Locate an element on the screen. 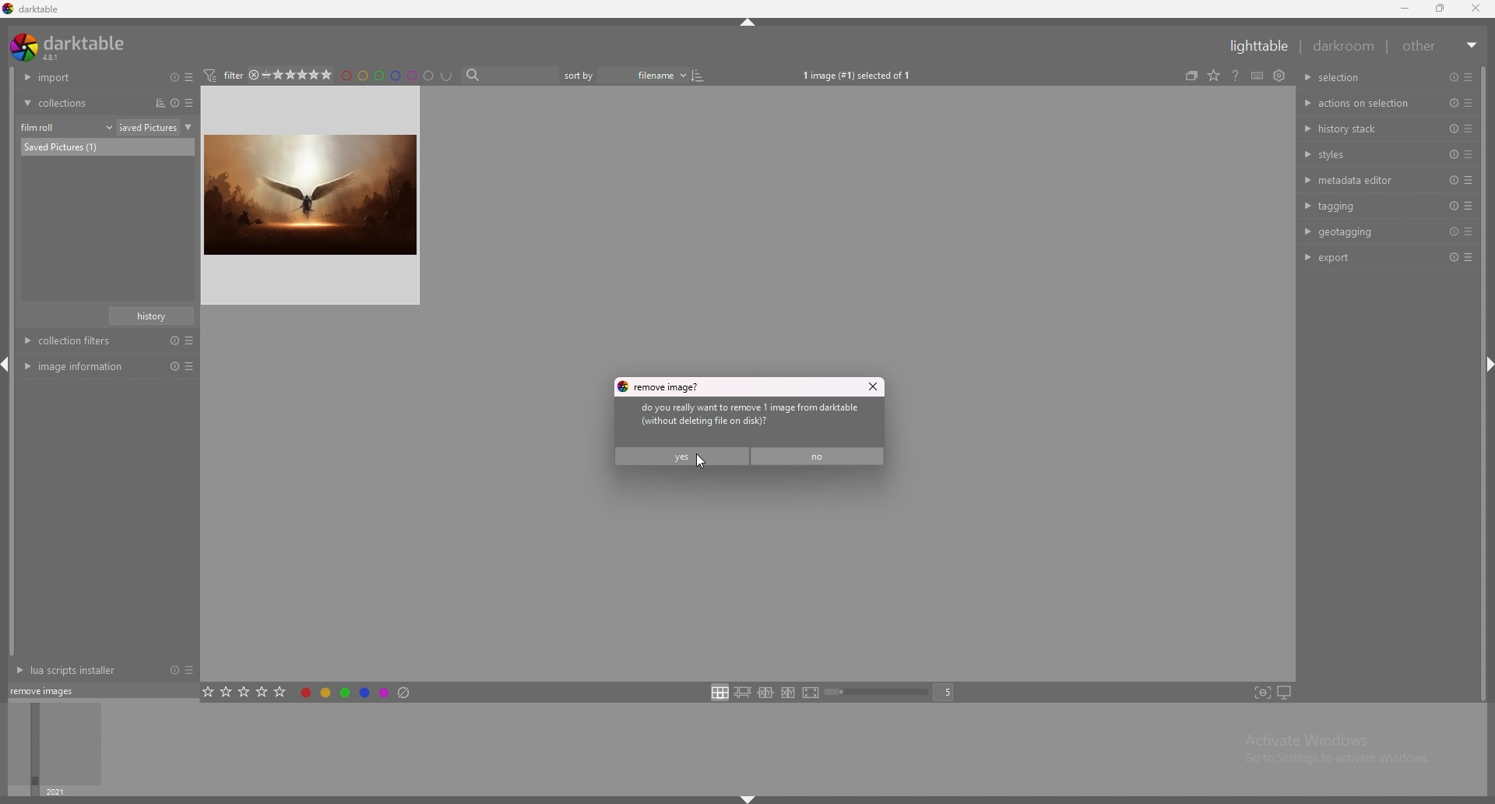 Image resolution: width=1495 pixels, height=804 pixels. sort bar is located at coordinates (584, 76).